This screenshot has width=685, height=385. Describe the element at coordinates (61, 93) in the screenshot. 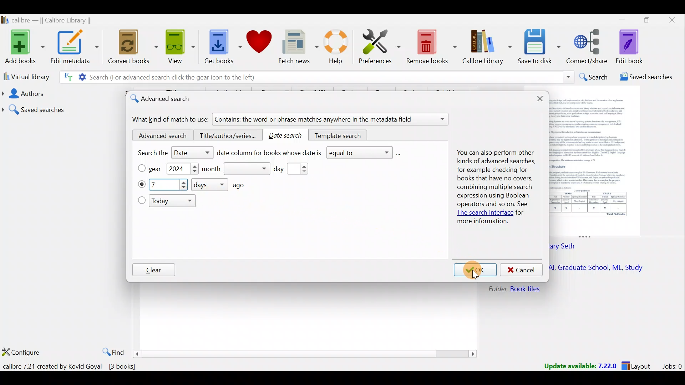

I see `Authors` at that location.